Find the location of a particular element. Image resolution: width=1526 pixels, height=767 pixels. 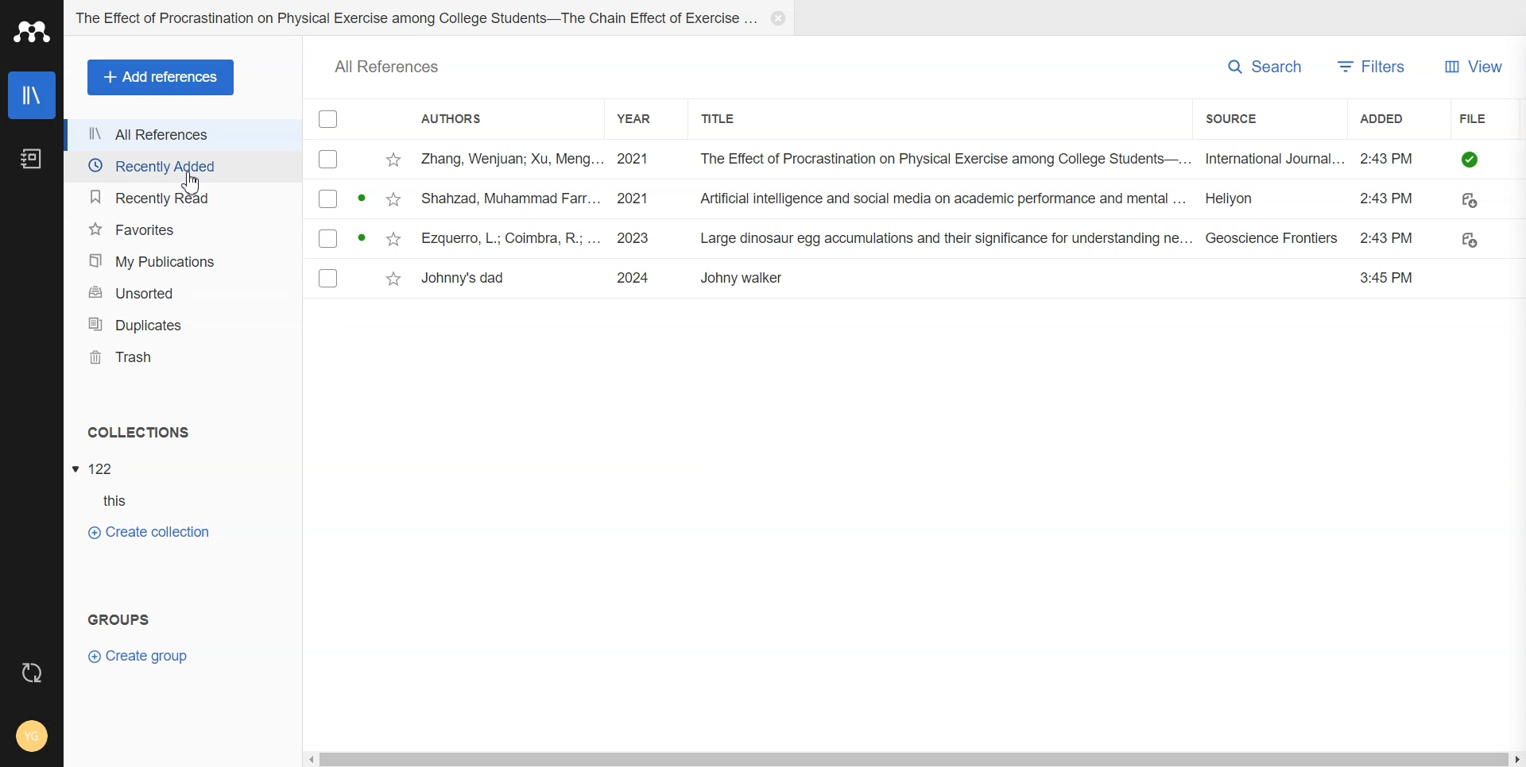

File is located at coordinates (1489, 119).